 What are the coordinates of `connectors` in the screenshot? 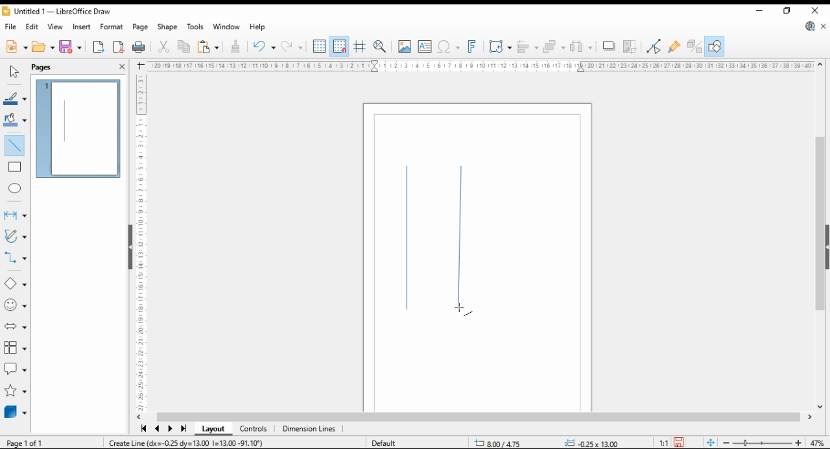 It's located at (16, 258).